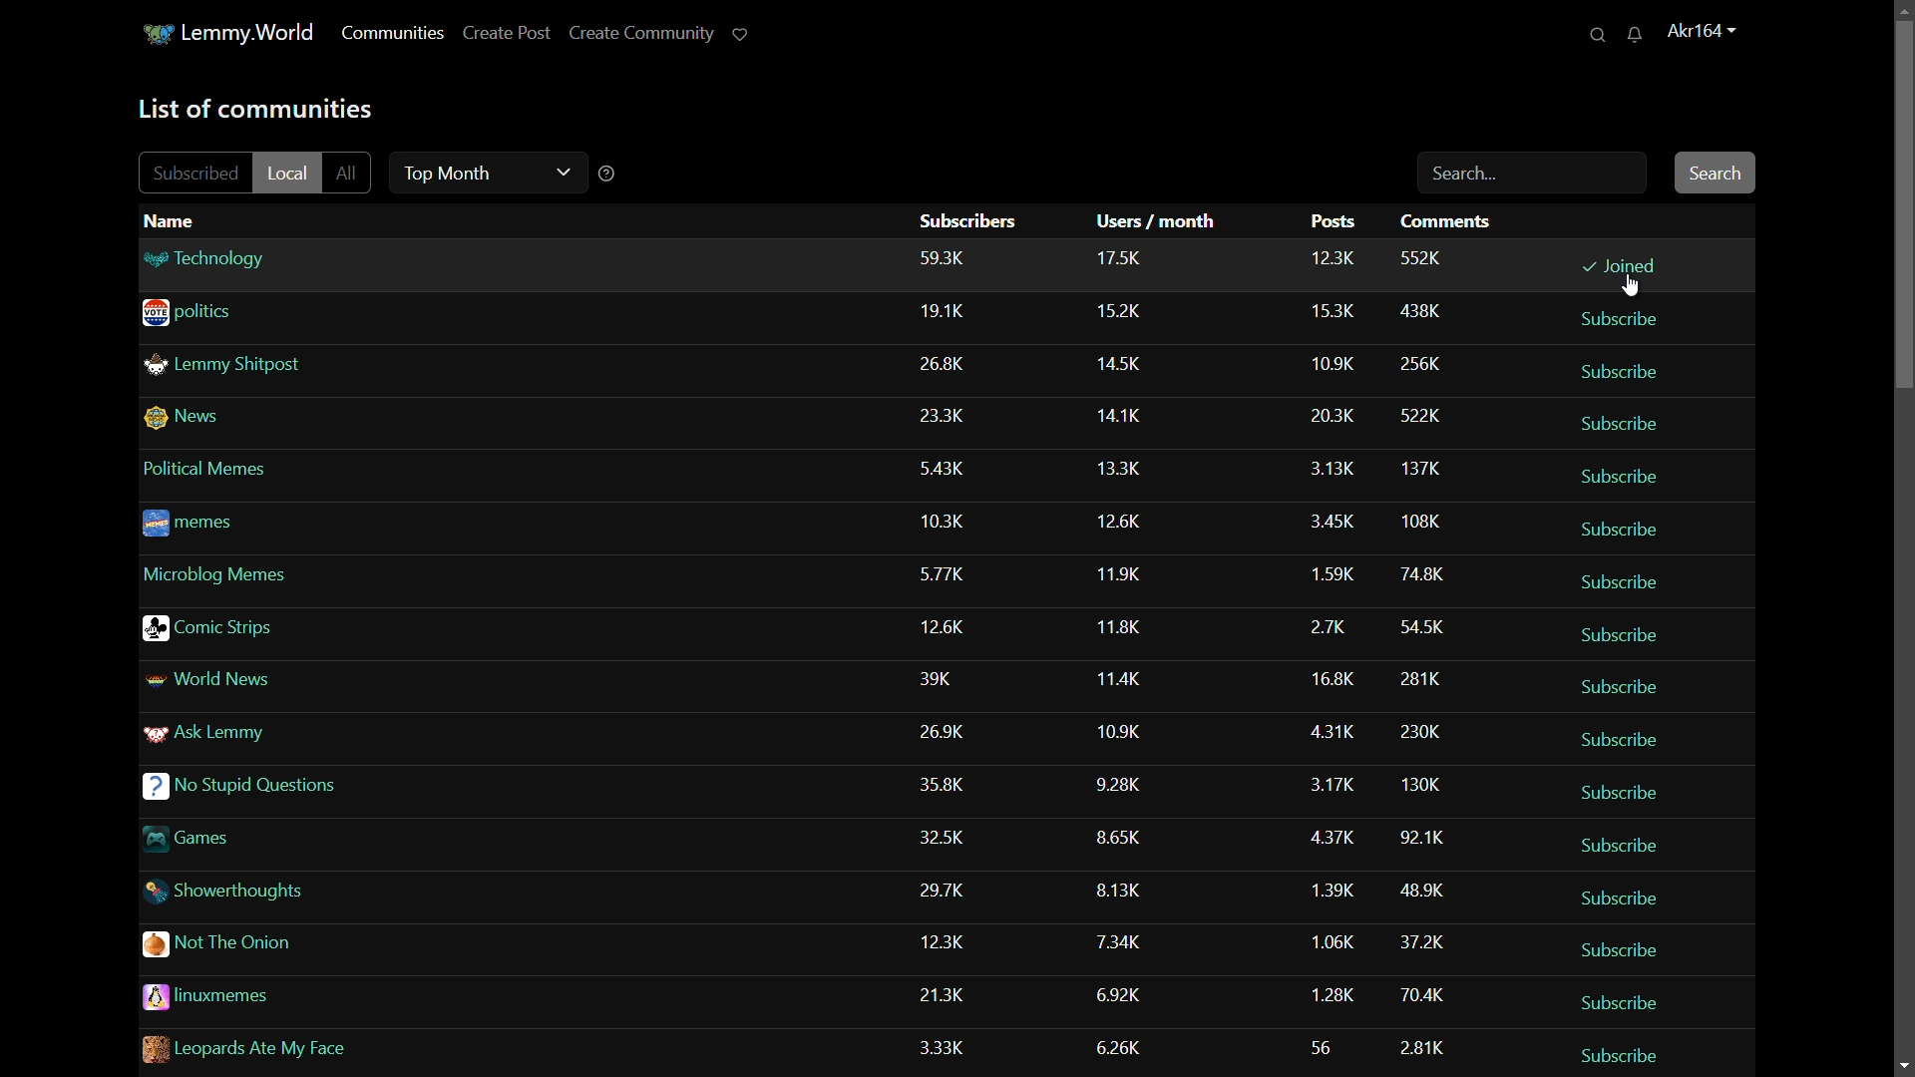 Image resolution: width=1915 pixels, height=1077 pixels. I want to click on subscribe/unsubscribe, so click(1613, 420).